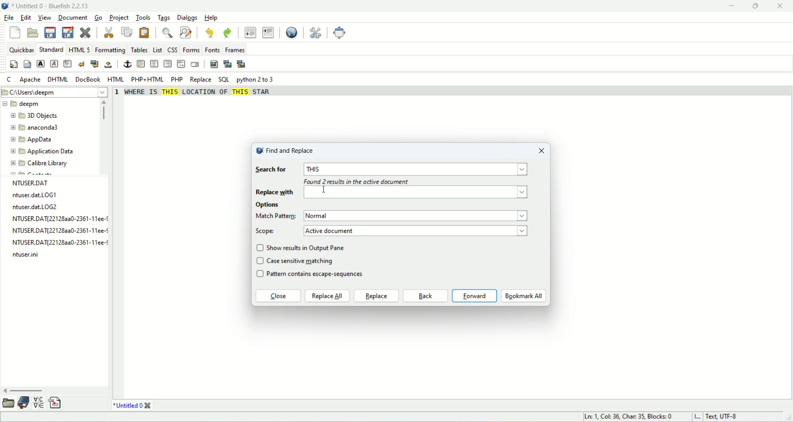  I want to click on snippet, so click(54, 403).